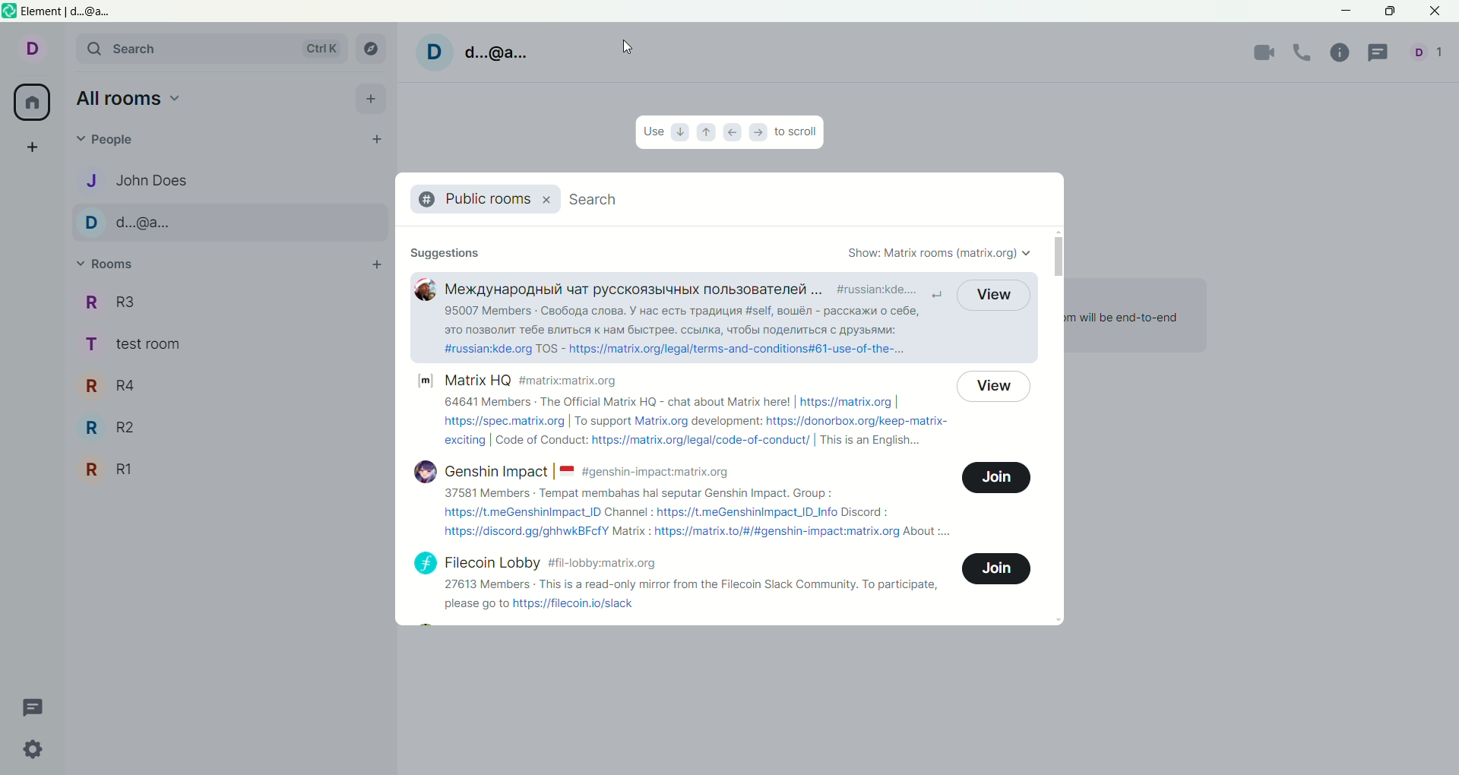 The height and width of the screenshot is (775, 1459). What do you see at coordinates (1055, 426) in the screenshot?
I see `vertical scroll bar` at bounding box center [1055, 426].